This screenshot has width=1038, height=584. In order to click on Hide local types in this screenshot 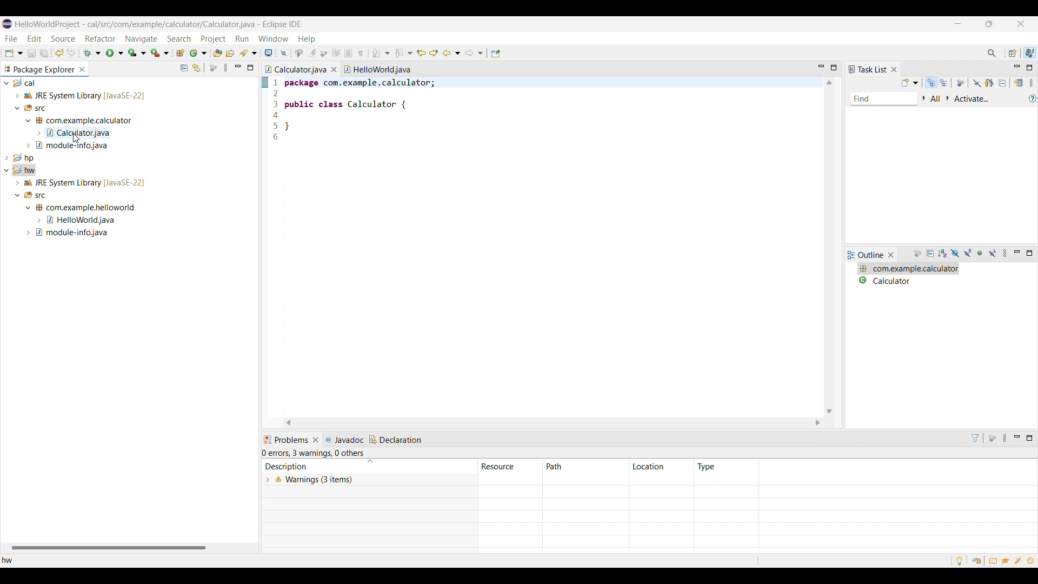, I will do `click(993, 254)`.